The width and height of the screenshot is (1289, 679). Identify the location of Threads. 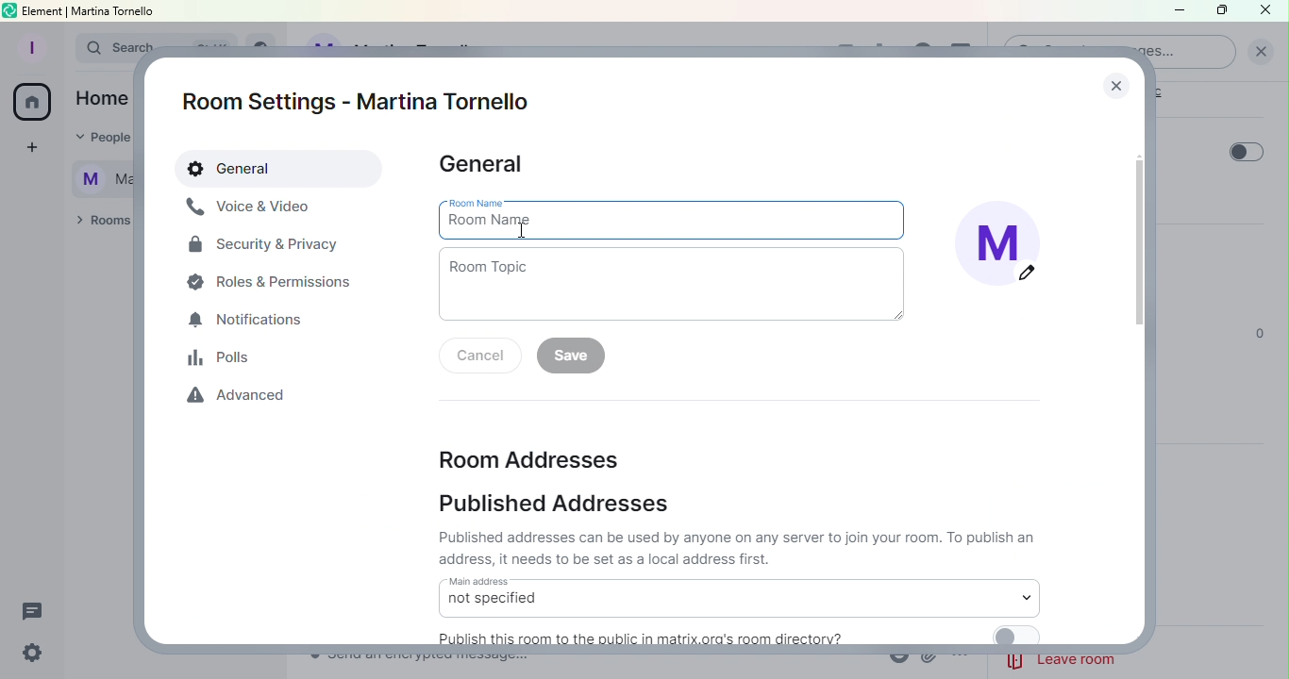
(37, 607).